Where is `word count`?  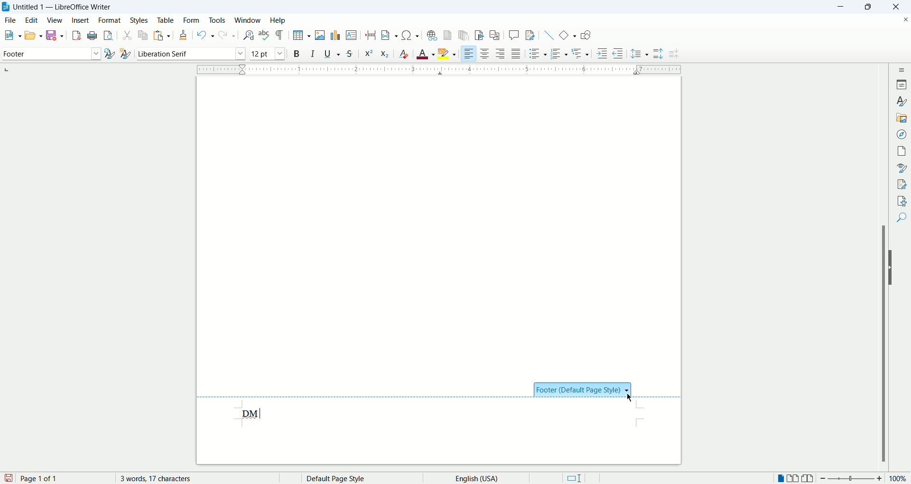
word count is located at coordinates (164, 478).